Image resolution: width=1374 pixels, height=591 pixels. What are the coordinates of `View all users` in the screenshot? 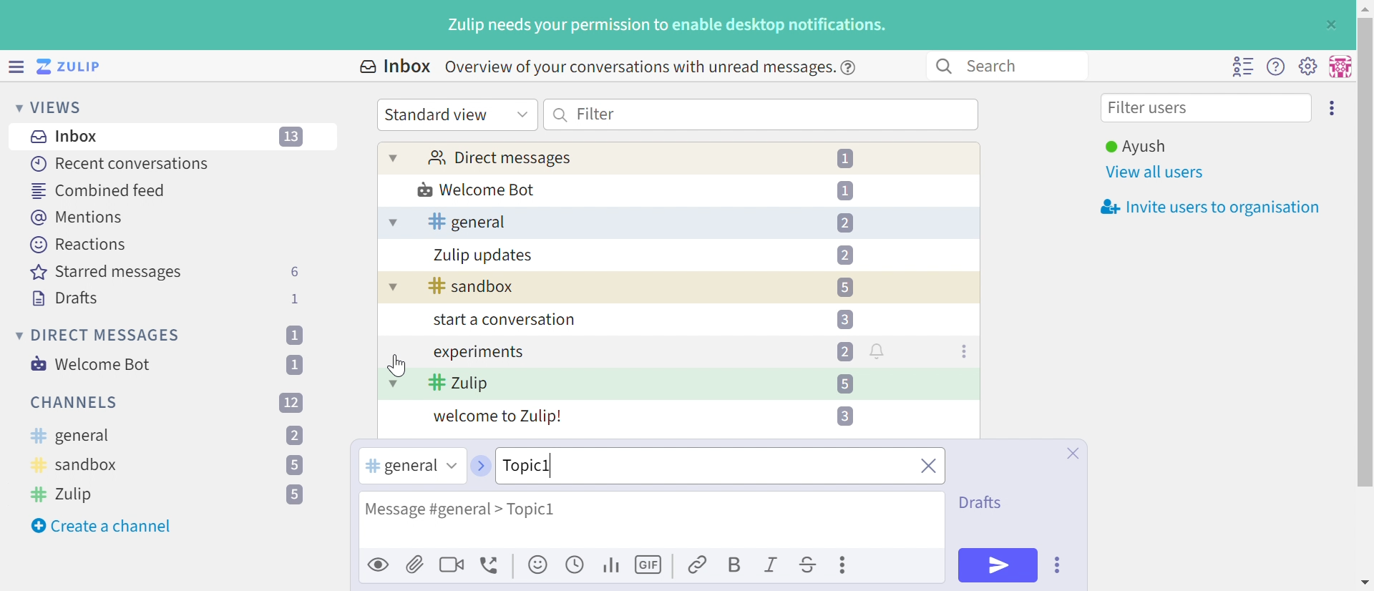 It's located at (1156, 173).